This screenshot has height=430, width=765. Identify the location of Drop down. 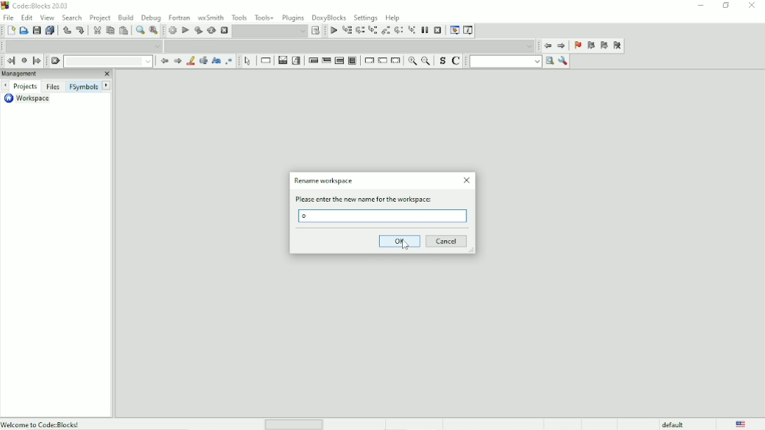
(351, 46).